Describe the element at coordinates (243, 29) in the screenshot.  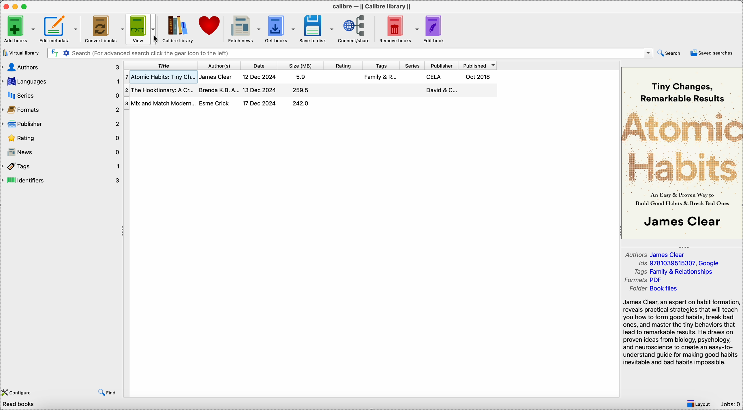
I see `fetch news` at that location.